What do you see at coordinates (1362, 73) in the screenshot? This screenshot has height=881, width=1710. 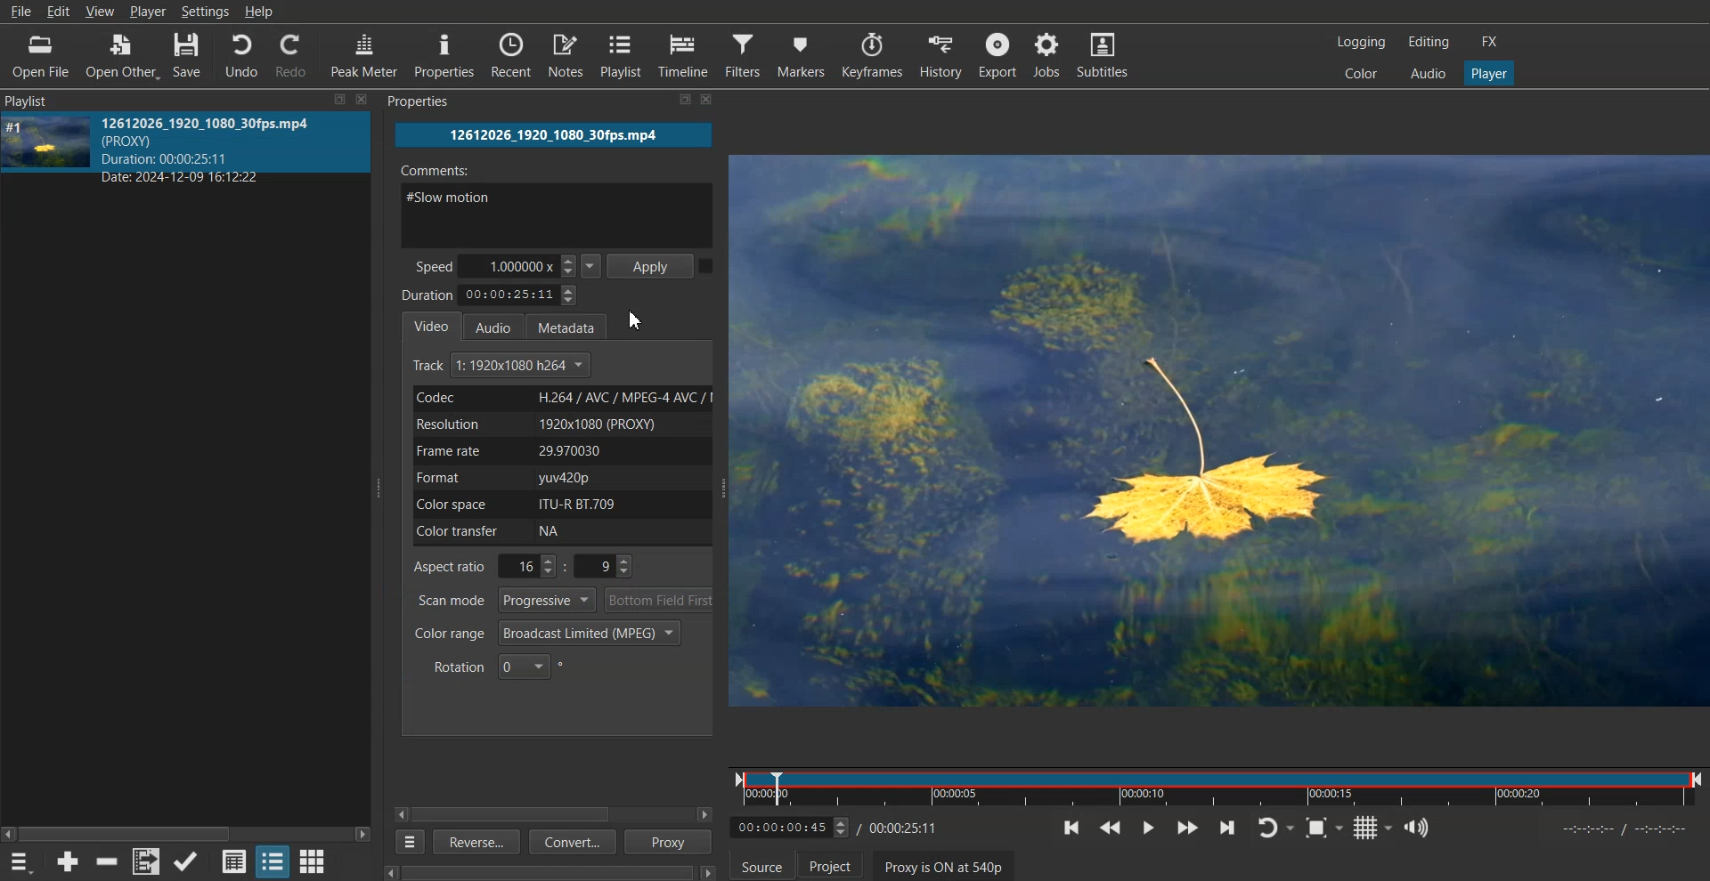 I see `Color` at bounding box center [1362, 73].